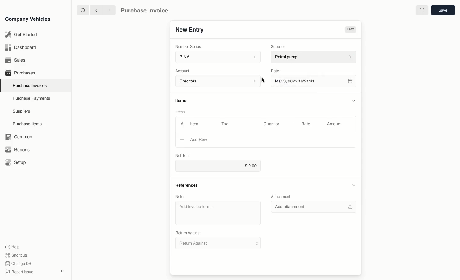  Describe the element at coordinates (25, 124) in the screenshot. I see `Purchase items` at that location.